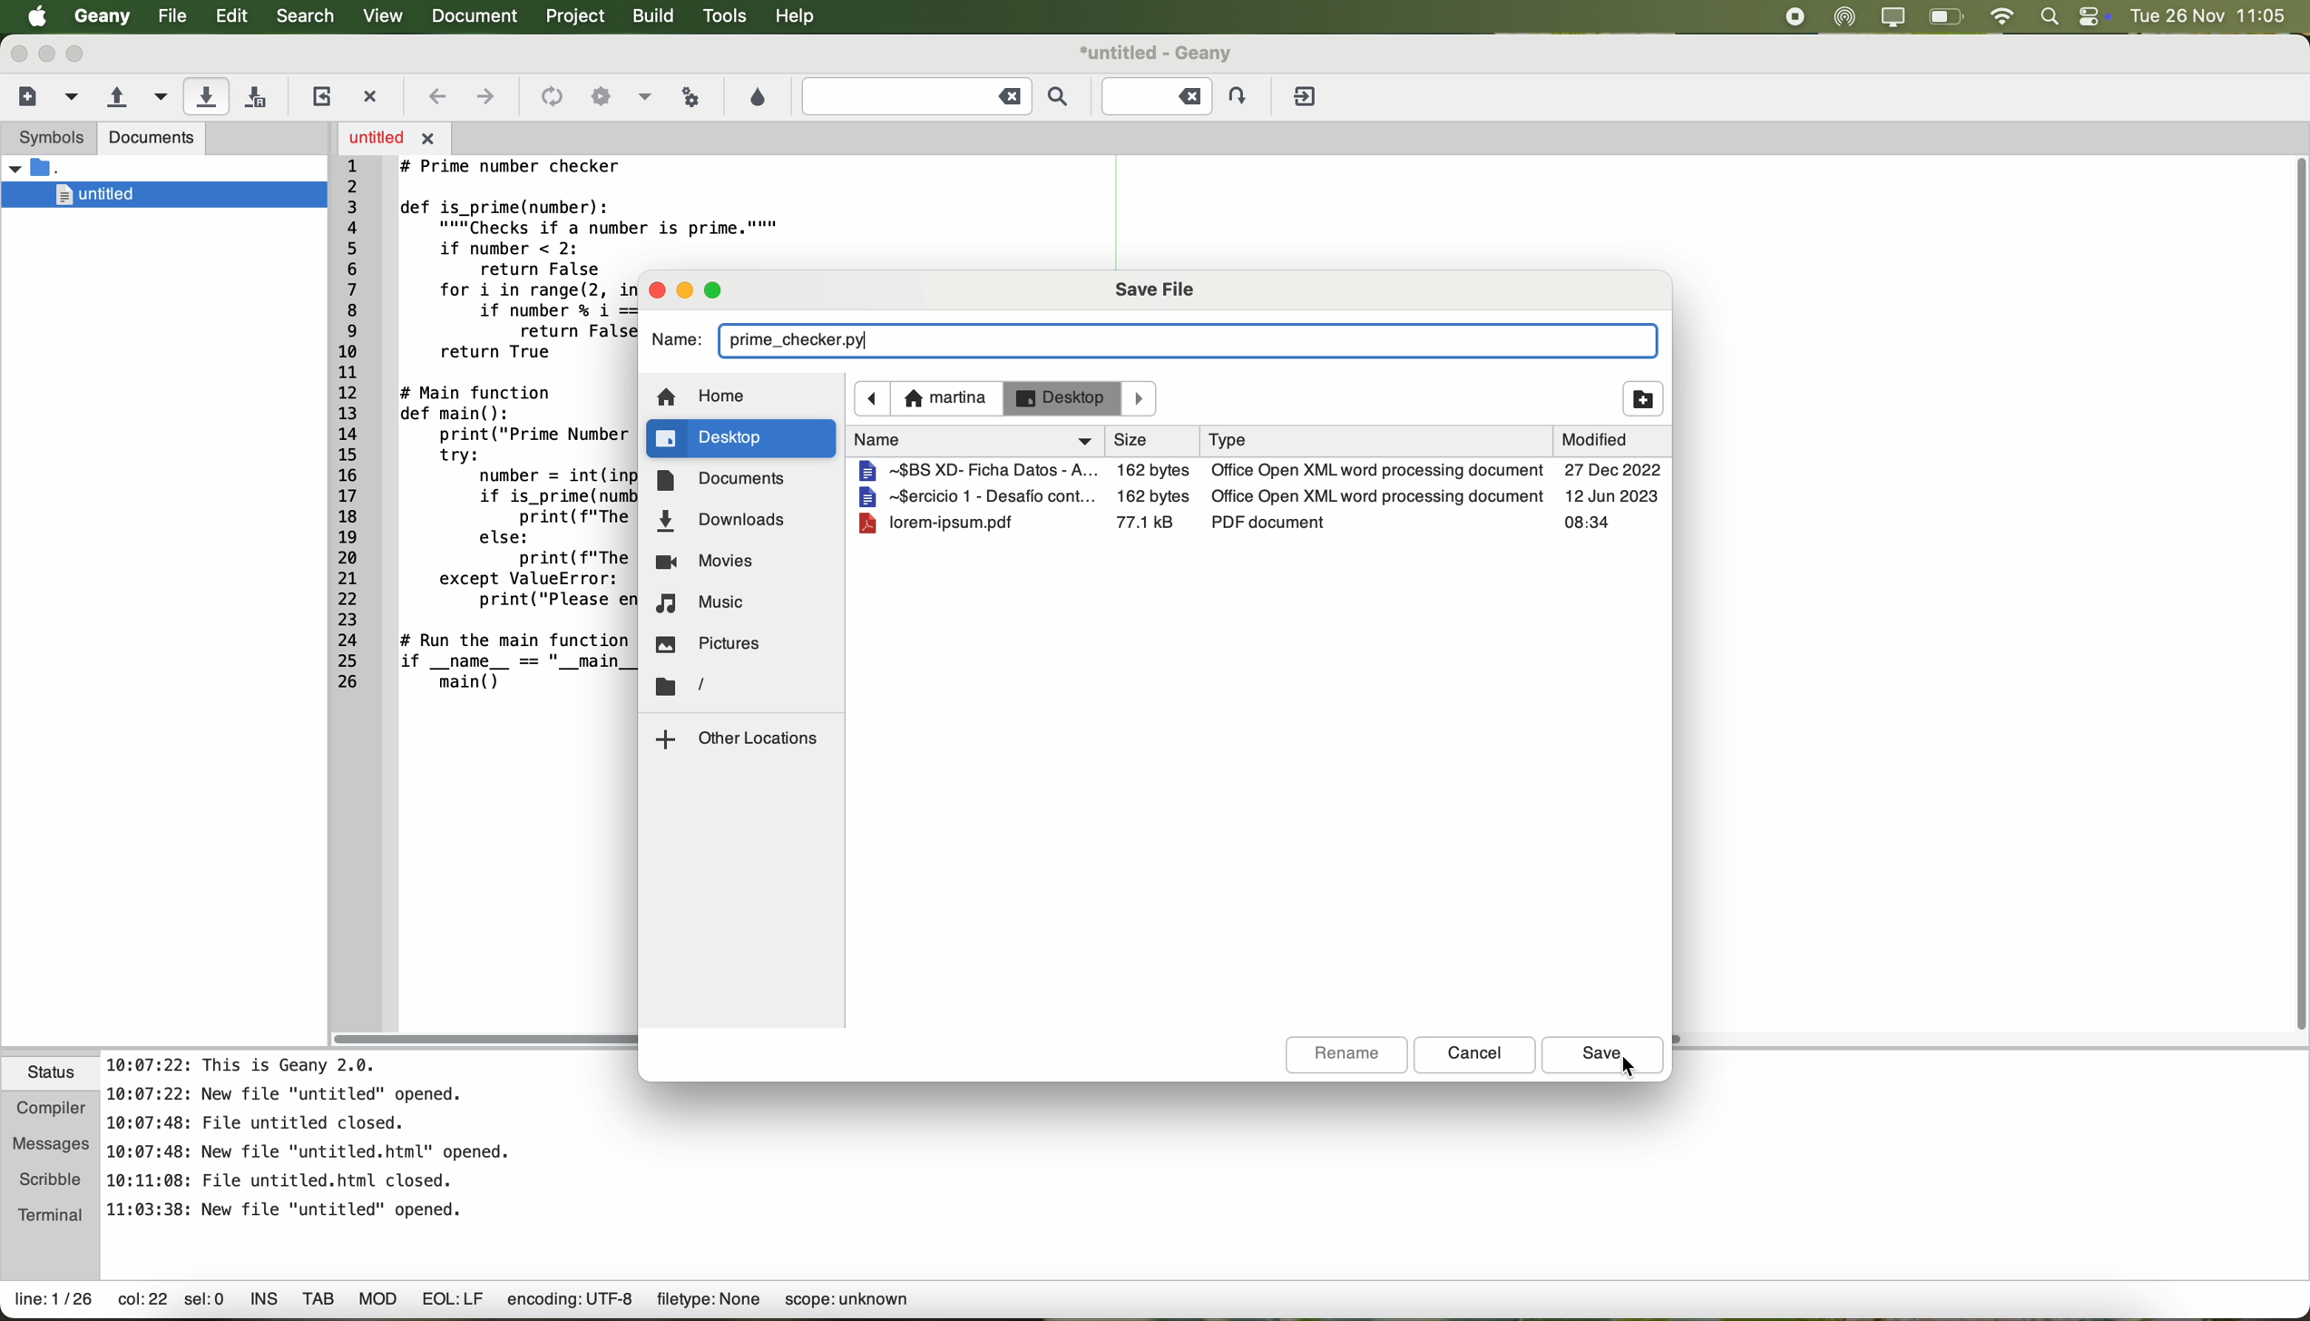  Describe the element at coordinates (2050, 17) in the screenshot. I see `spotlight search` at that location.